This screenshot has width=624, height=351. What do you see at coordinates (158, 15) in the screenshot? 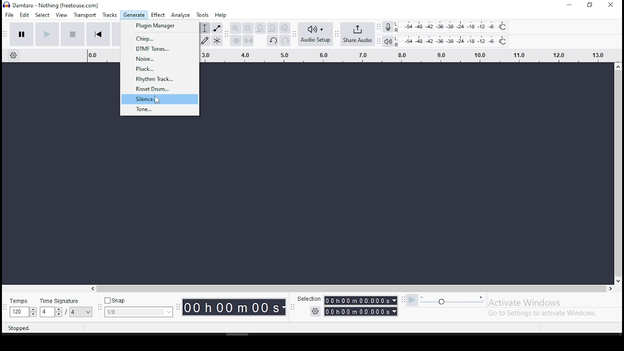
I see `effect` at bounding box center [158, 15].